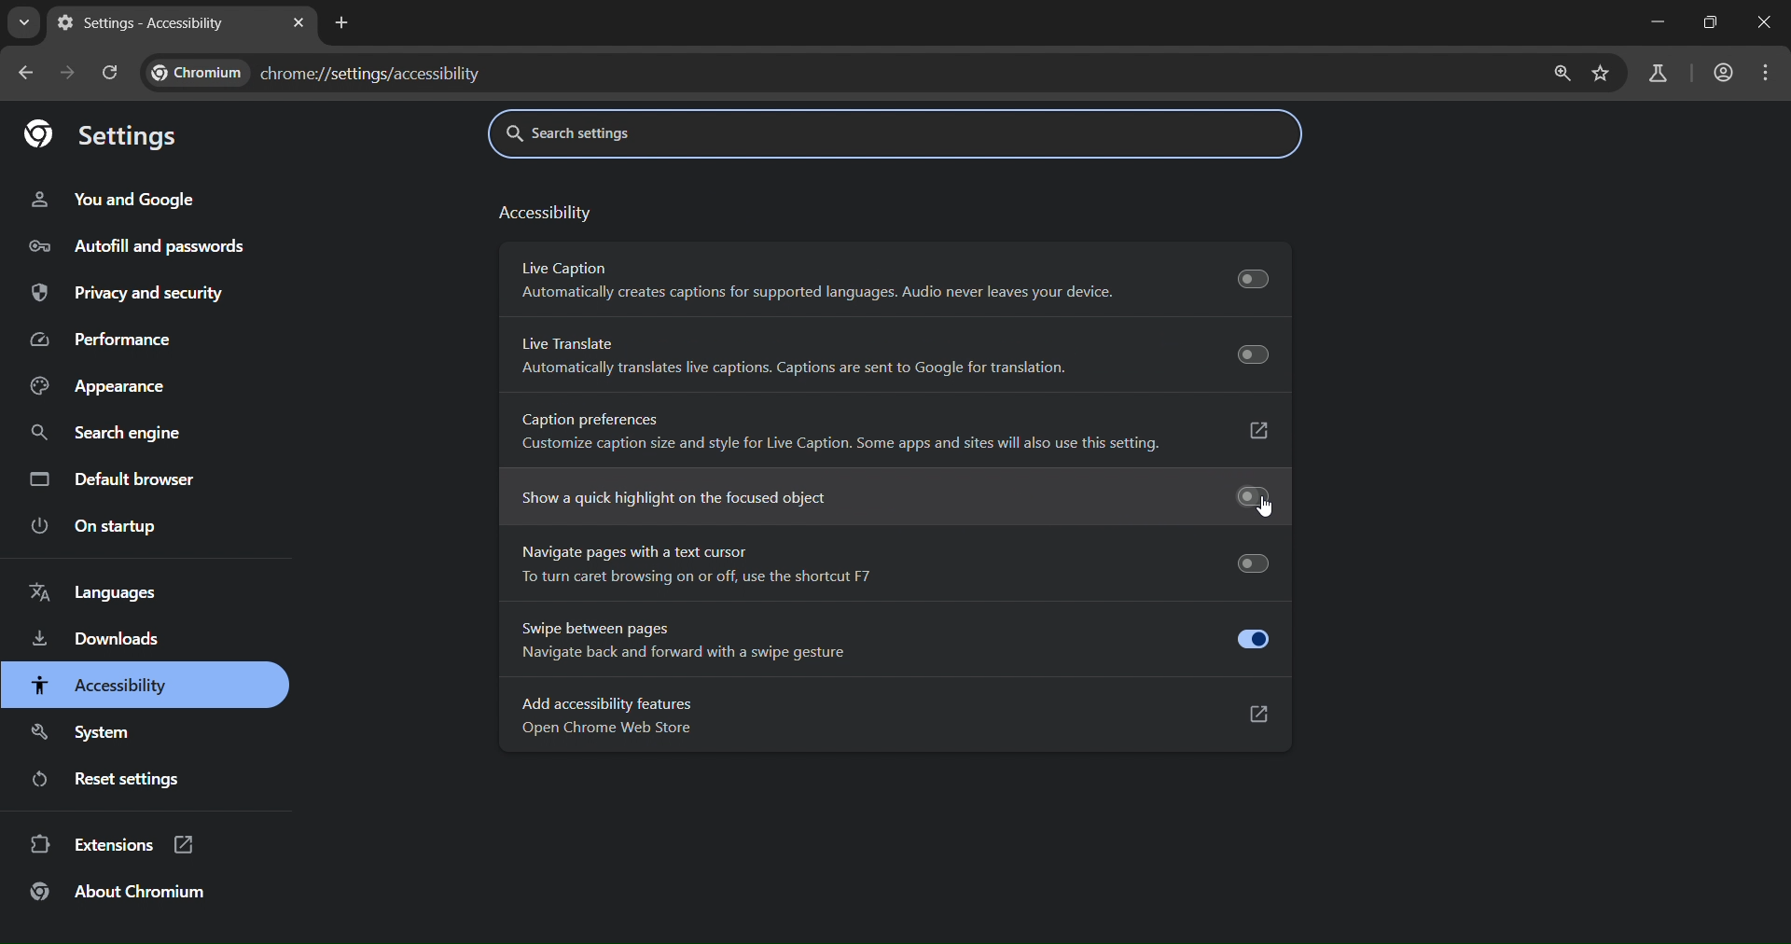 This screenshot has width=1791, height=944. What do you see at coordinates (1254, 563) in the screenshot?
I see `Toggle` at bounding box center [1254, 563].